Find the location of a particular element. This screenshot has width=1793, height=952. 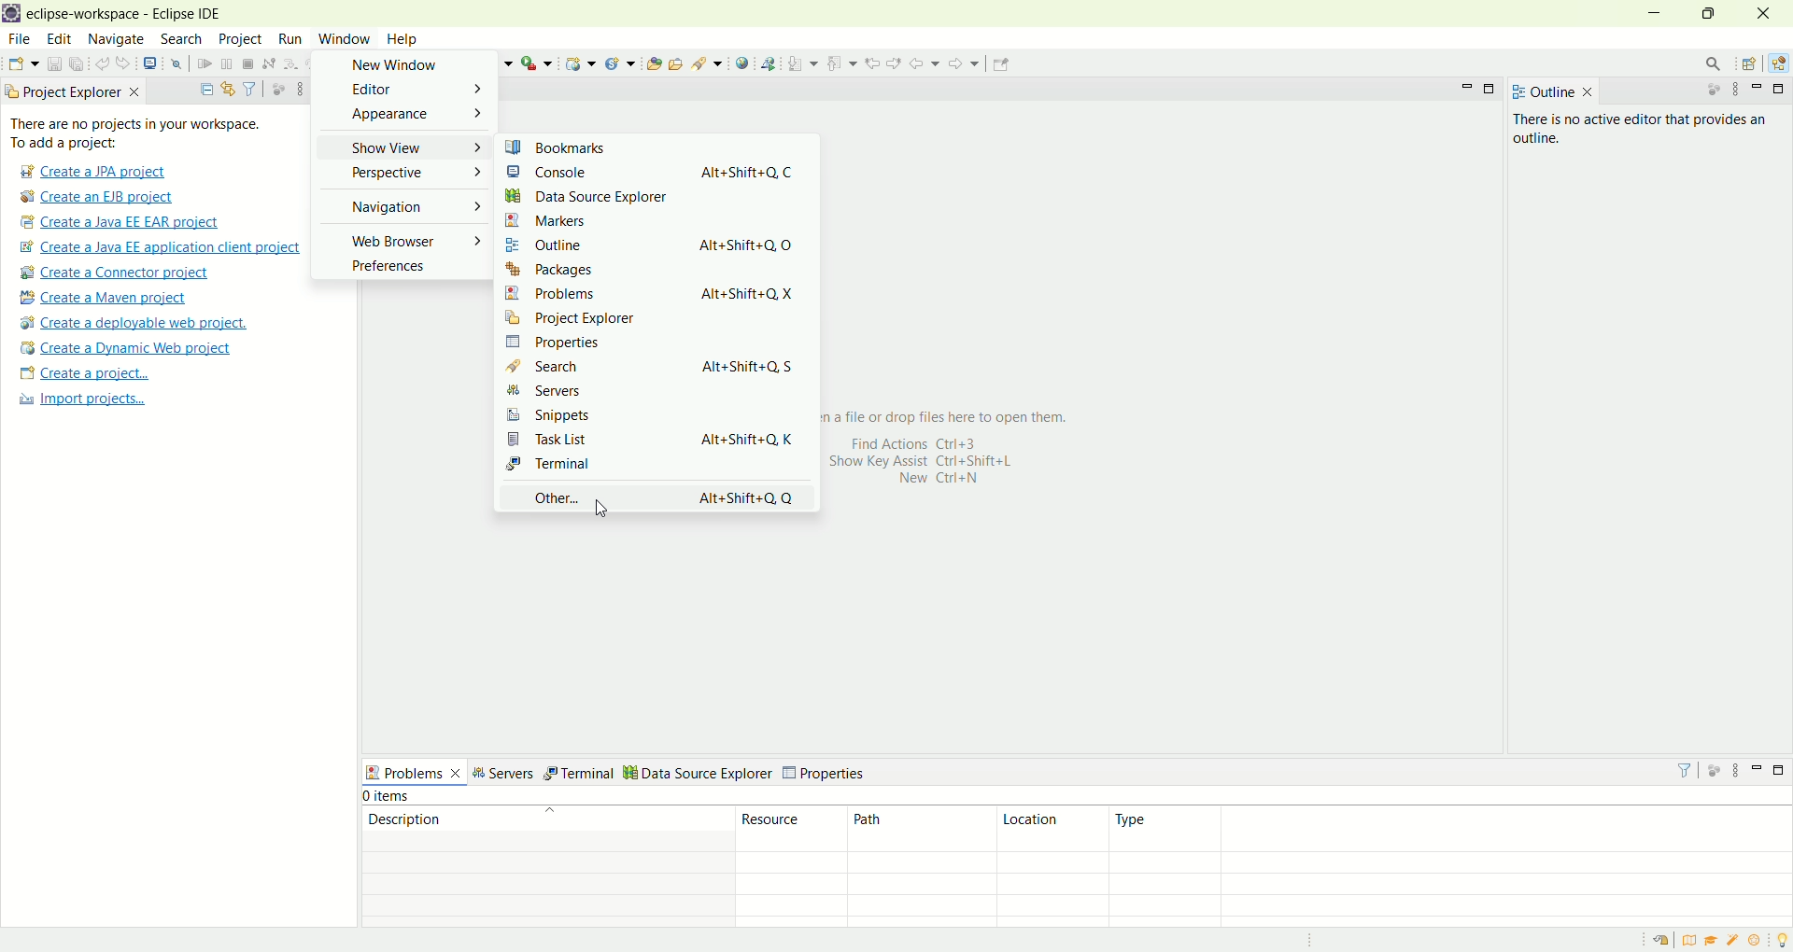

create a EJB project is located at coordinates (101, 197).